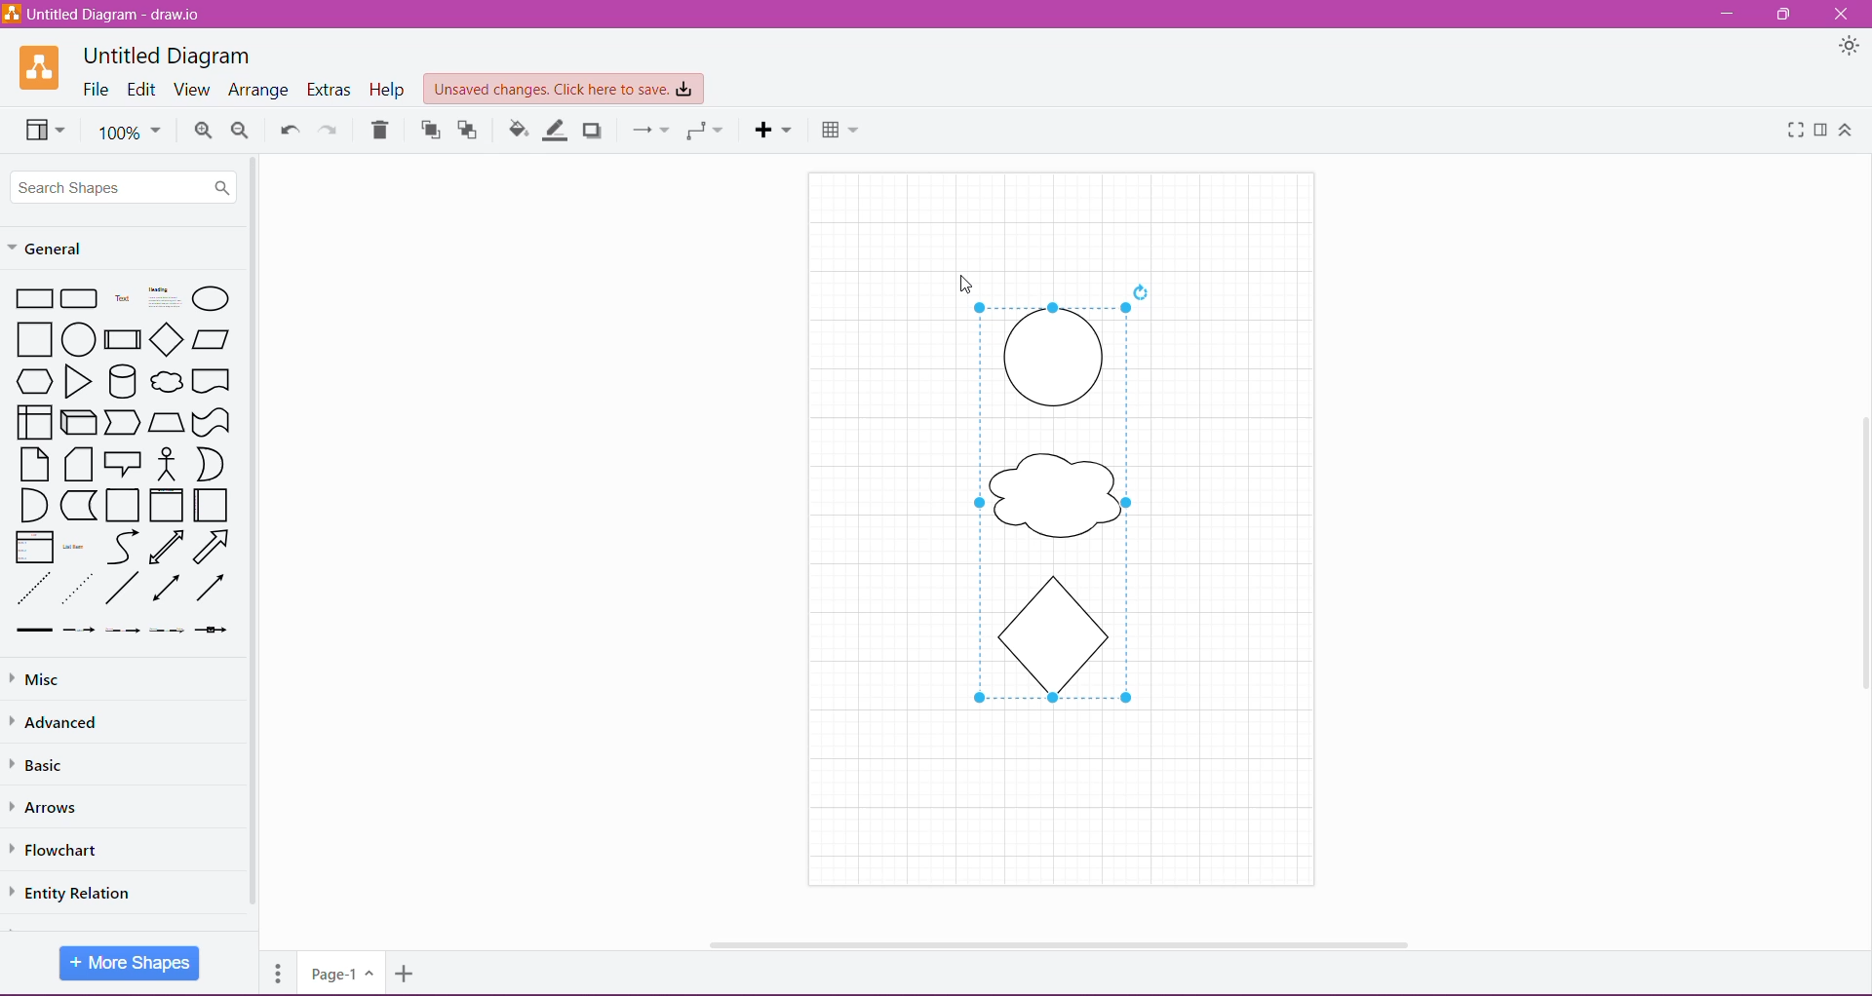  I want to click on Shadow, so click(595, 130).